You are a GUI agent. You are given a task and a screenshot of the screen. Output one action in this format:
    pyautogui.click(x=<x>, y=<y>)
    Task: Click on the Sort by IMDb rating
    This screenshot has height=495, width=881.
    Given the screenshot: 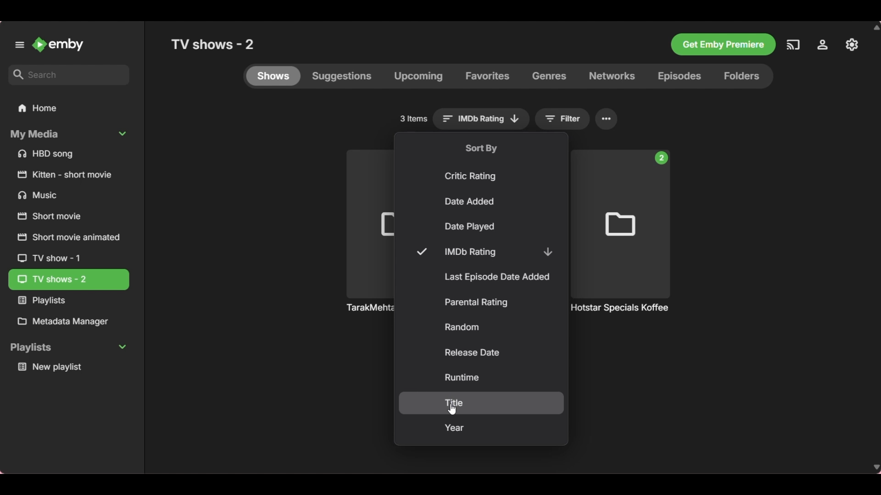 What is the action you would take?
    pyautogui.click(x=484, y=252)
    